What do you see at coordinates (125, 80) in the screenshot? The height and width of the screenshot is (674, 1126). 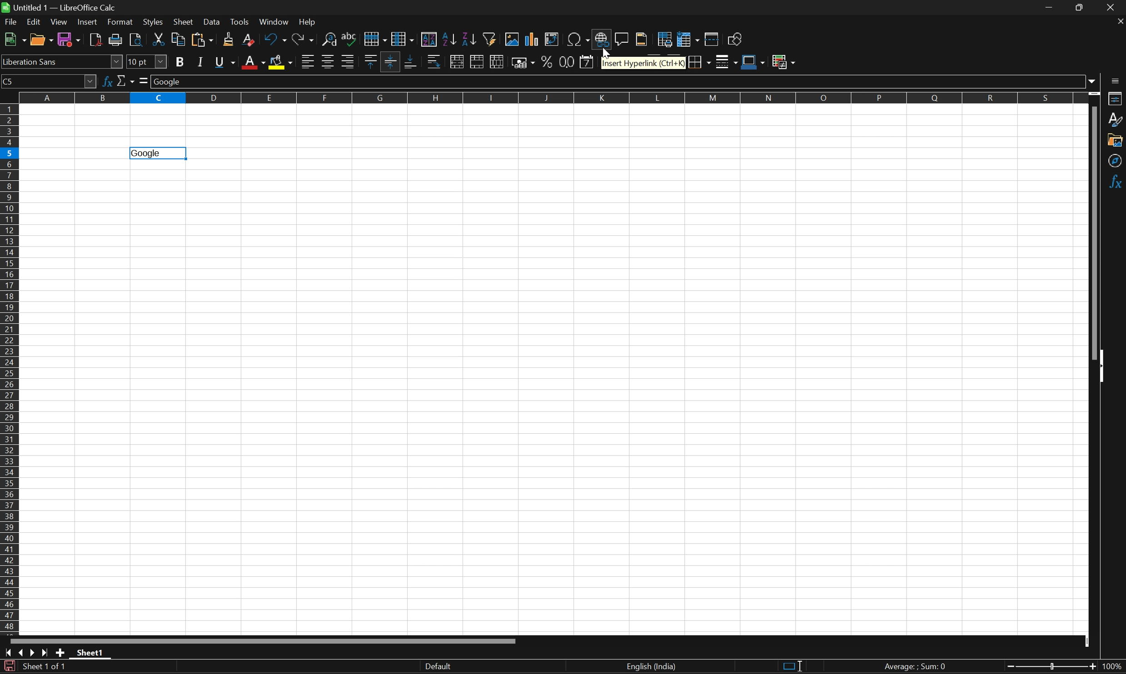 I see `Select function` at bounding box center [125, 80].